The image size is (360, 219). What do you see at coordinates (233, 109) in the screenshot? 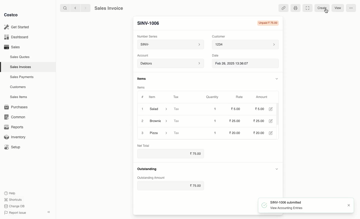
I see `20.00` at bounding box center [233, 109].